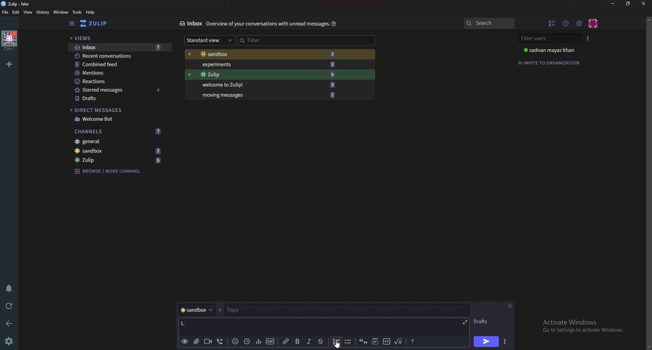 This screenshot has height=350, width=652. Describe the element at coordinates (566, 23) in the screenshot. I see `Help menu` at that location.